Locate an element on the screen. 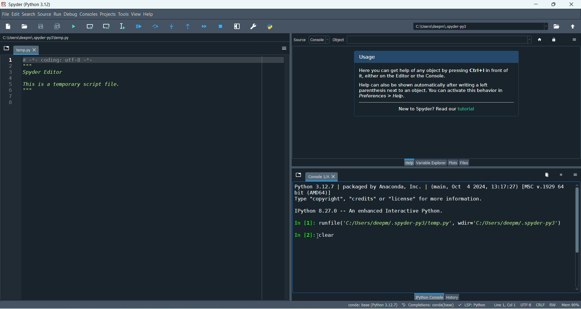 The width and height of the screenshot is (581, 309). console is located at coordinates (319, 39).